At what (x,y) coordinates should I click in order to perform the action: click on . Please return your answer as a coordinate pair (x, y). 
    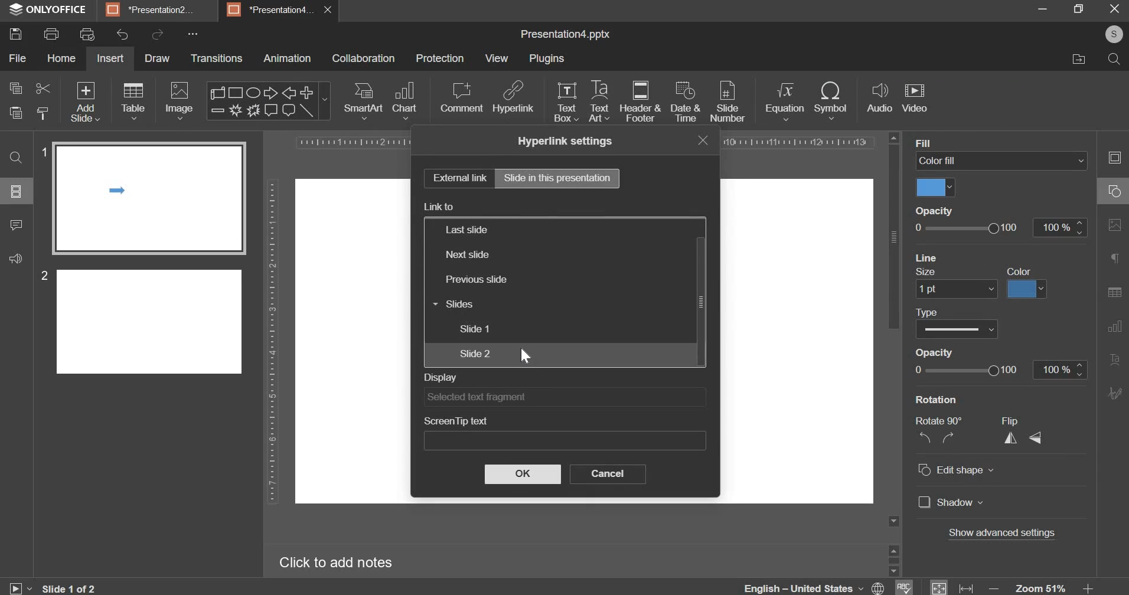
    Looking at the image, I should click on (950, 289).